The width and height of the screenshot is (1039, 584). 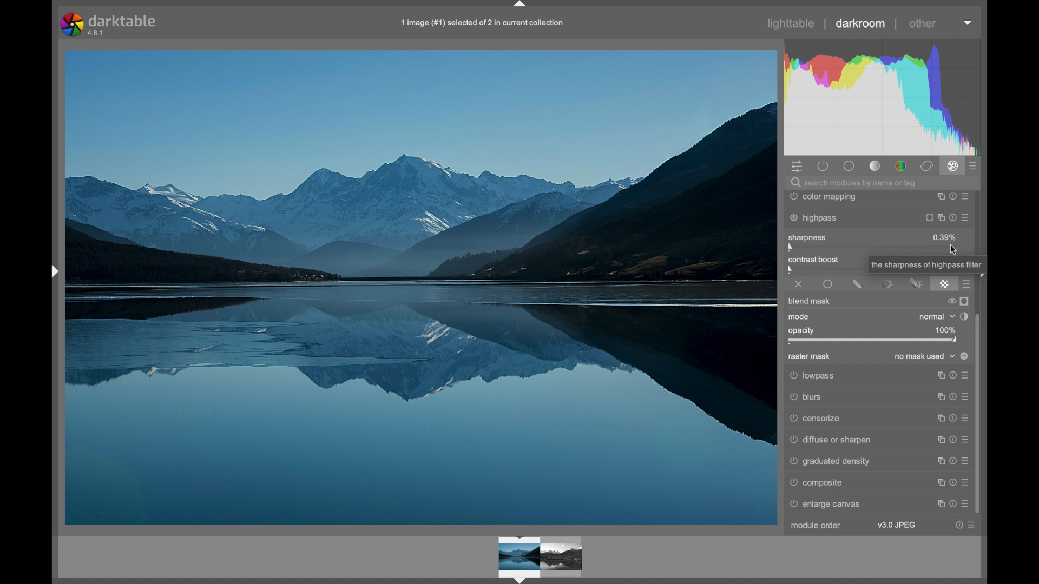 I want to click on display mask, so click(x=965, y=301).